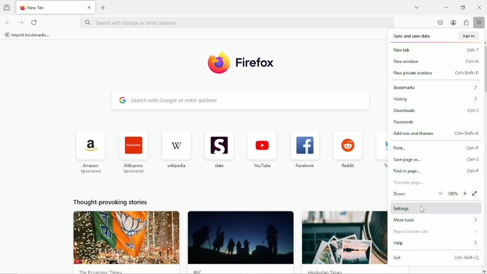  I want to click on find in page, so click(410, 172).